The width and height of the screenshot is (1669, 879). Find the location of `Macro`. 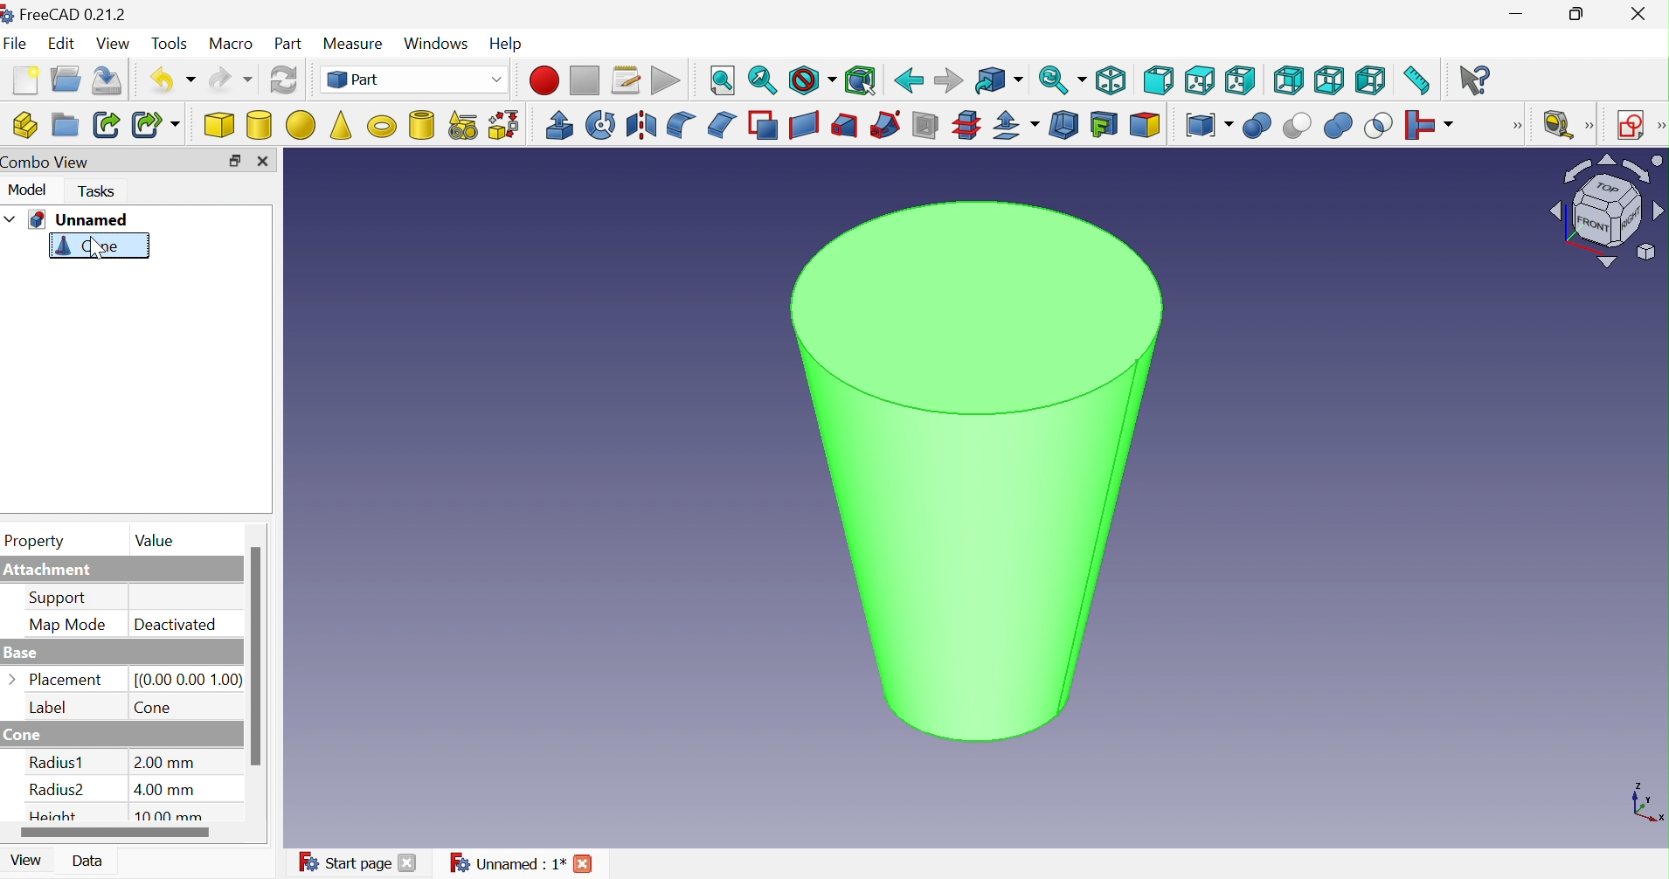

Macro is located at coordinates (232, 45).